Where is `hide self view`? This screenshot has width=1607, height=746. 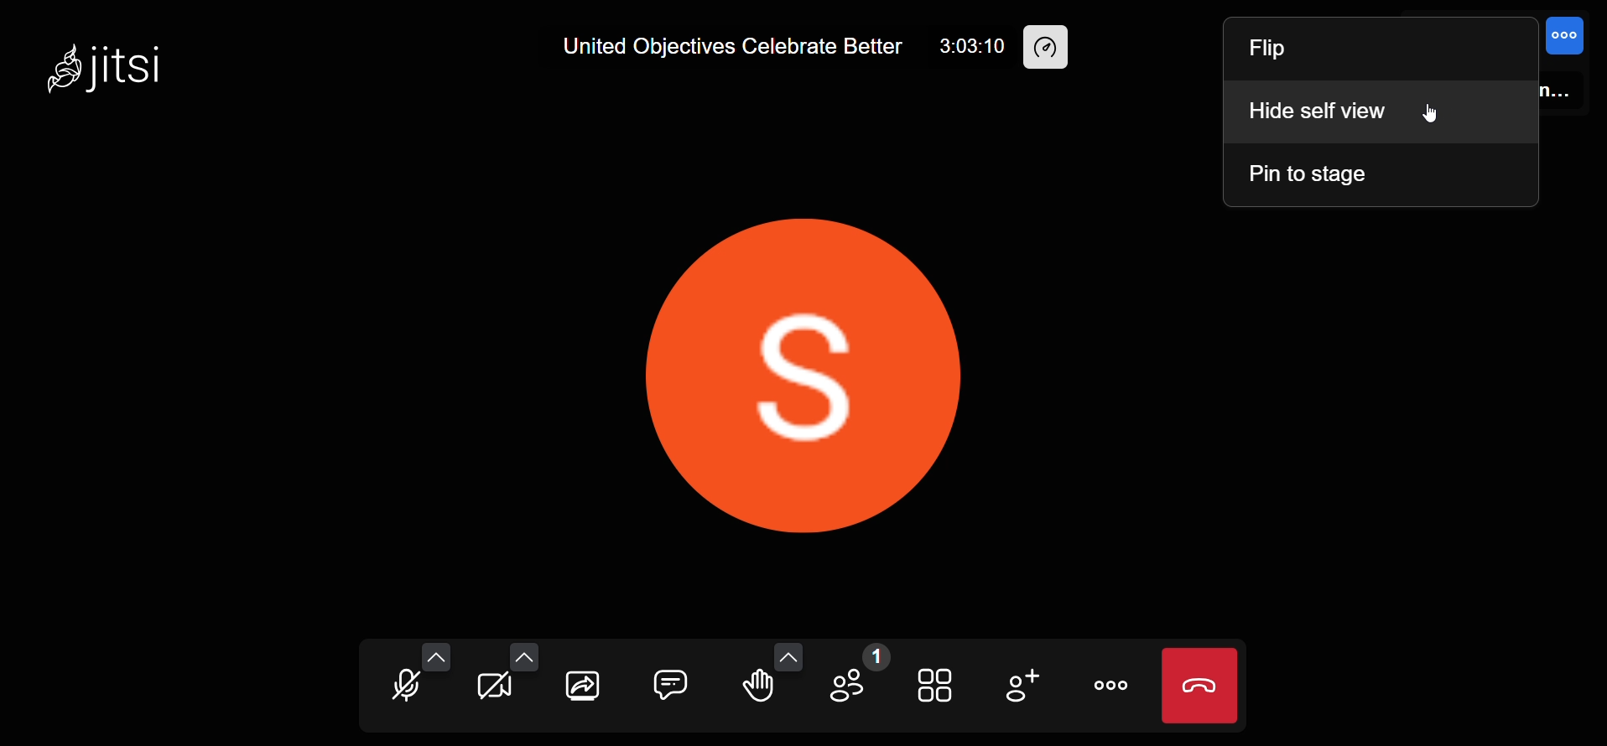
hide self view is located at coordinates (1318, 111).